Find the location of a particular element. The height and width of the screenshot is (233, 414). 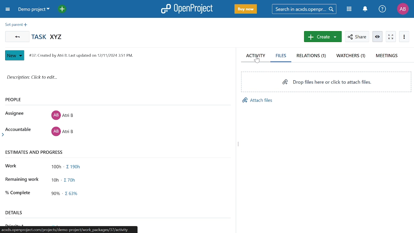

Files is located at coordinates (283, 58).